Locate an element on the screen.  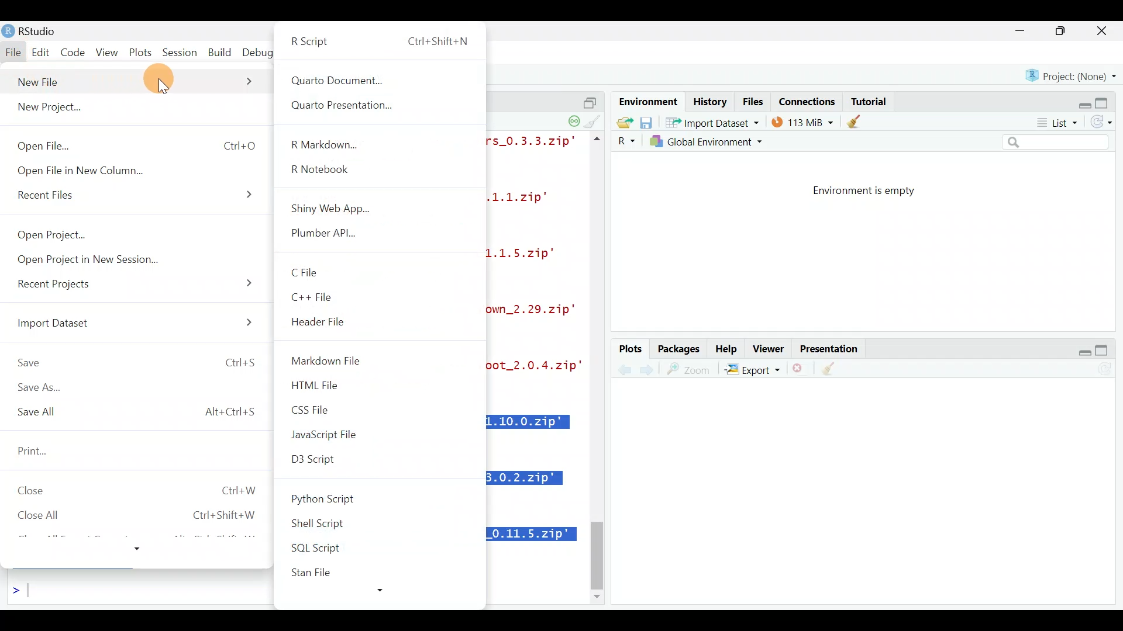
Edit is located at coordinates (43, 53).